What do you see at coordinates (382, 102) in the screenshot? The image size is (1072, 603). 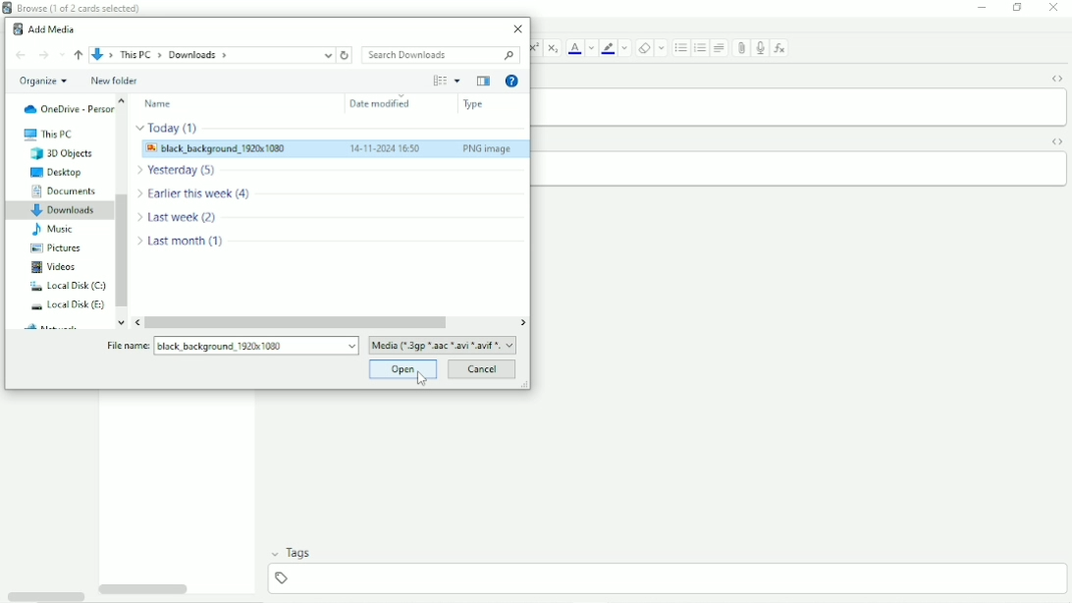 I see `Date modified` at bounding box center [382, 102].